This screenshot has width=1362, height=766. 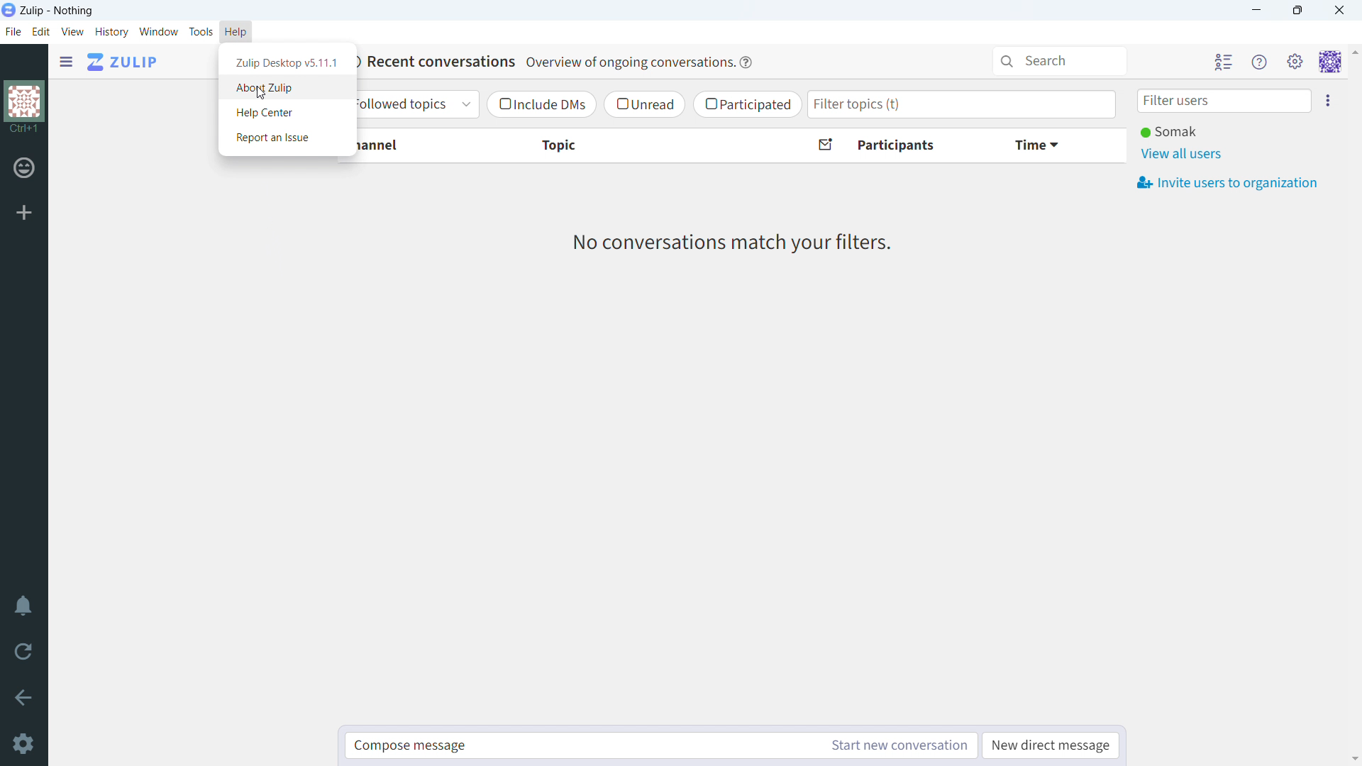 What do you see at coordinates (748, 105) in the screenshot?
I see `participated` at bounding box center [748, 105].